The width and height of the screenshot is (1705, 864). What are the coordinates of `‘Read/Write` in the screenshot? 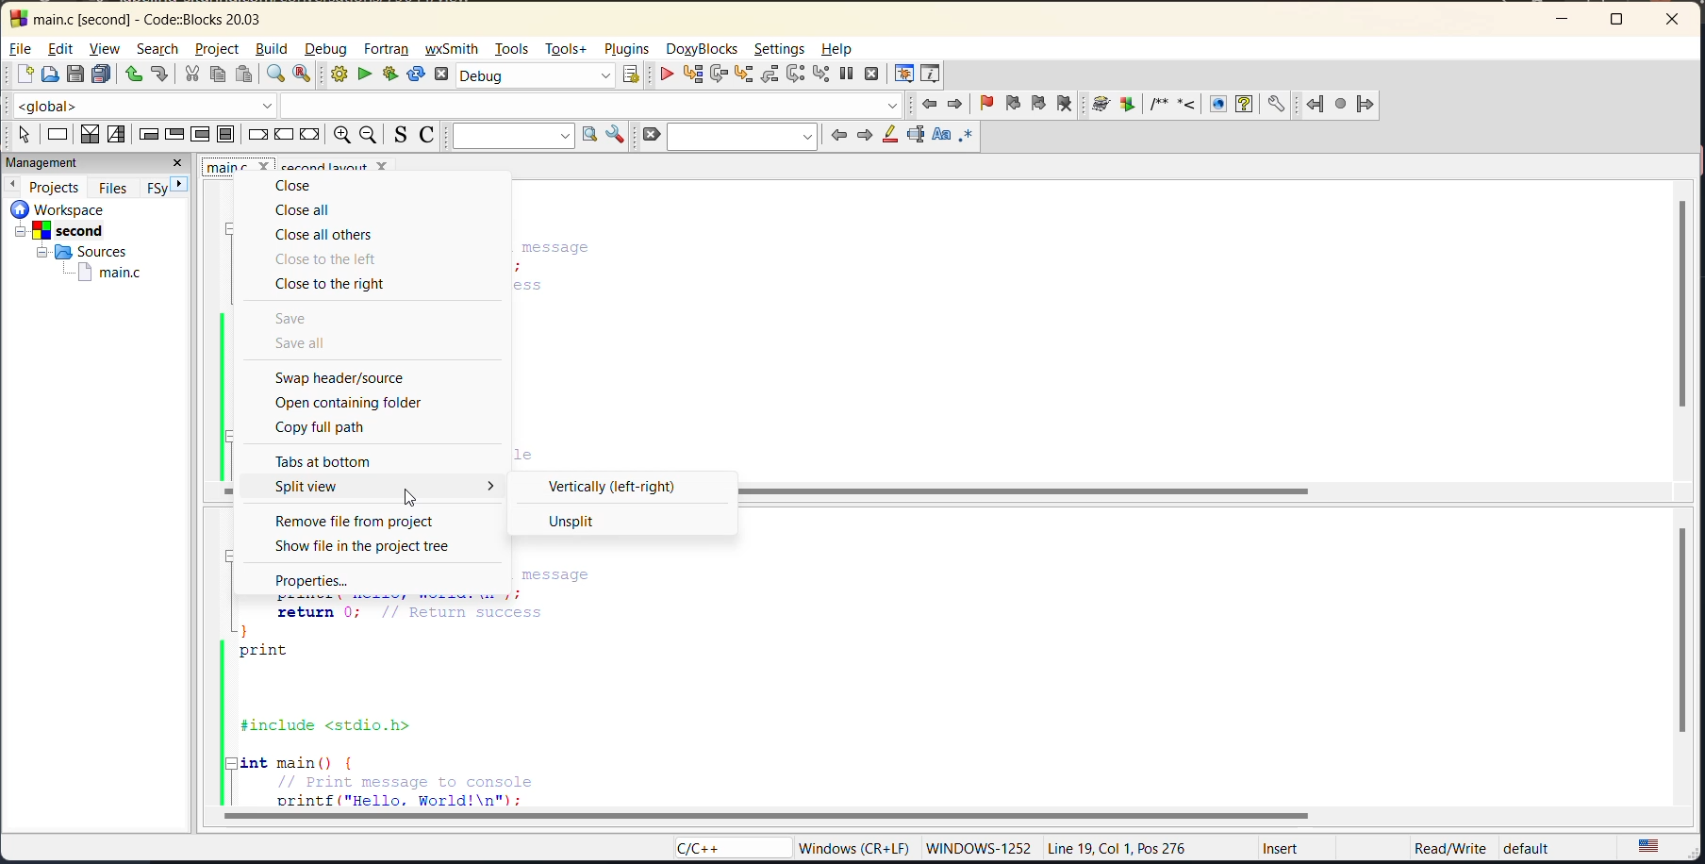 It's located at (1451, 847).